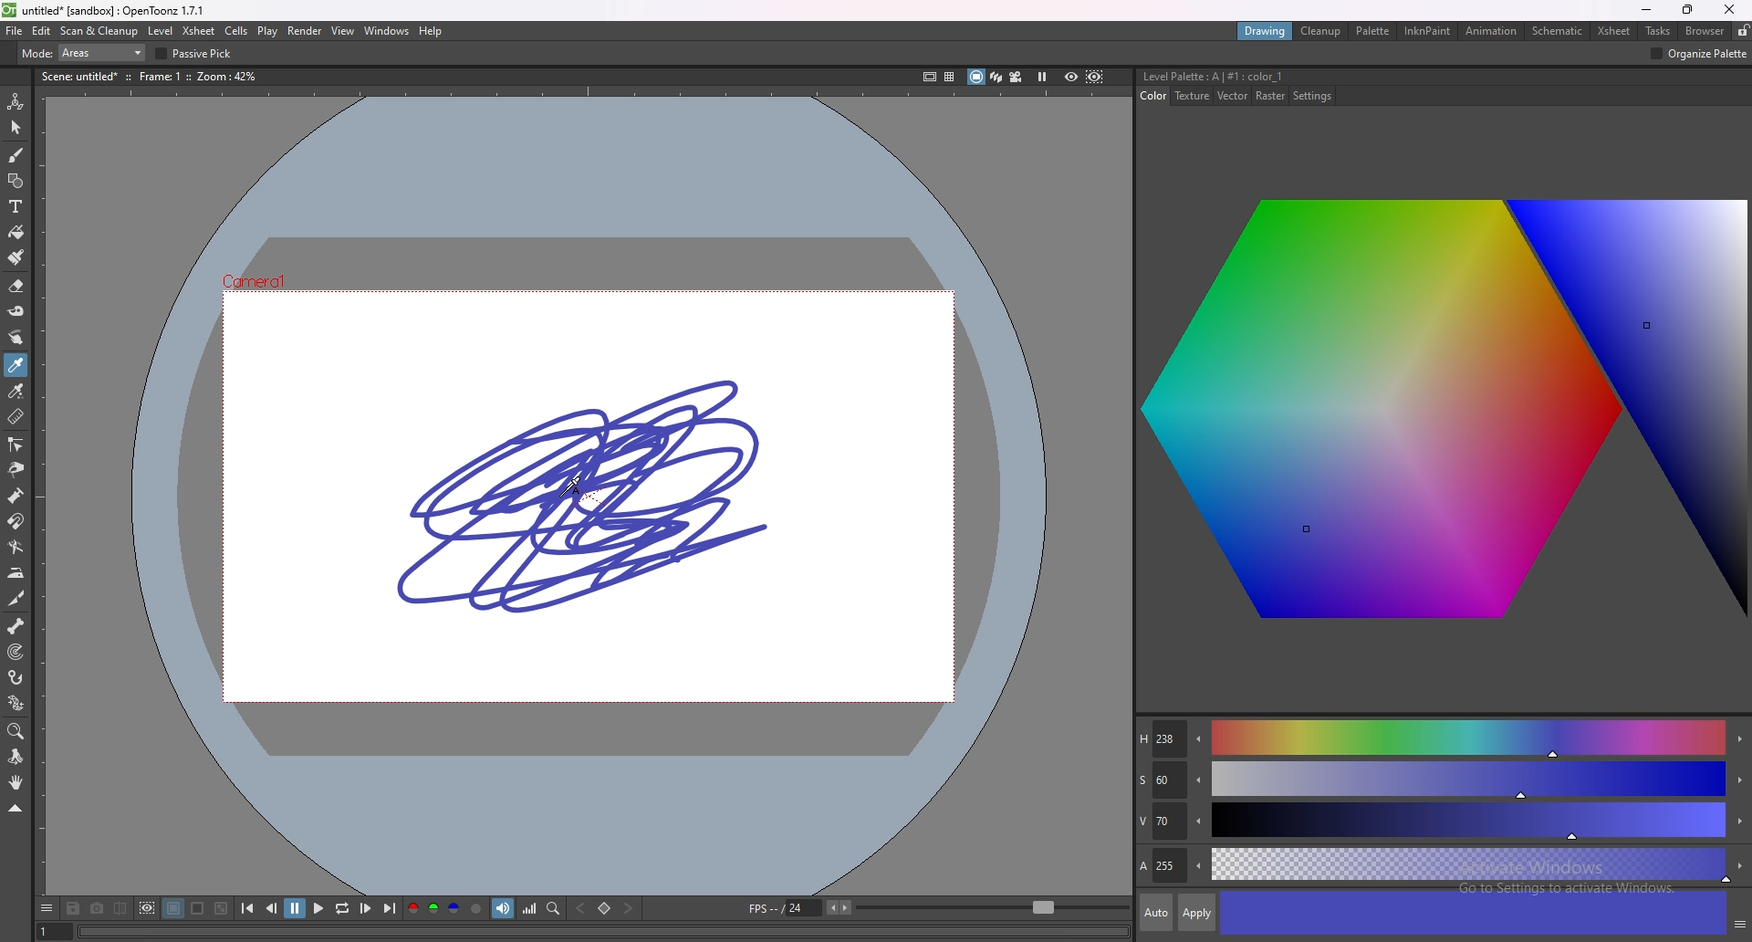 The width and height of the screenshot is (1752, 942). I want to click on ruler tool, so click(16, 417).